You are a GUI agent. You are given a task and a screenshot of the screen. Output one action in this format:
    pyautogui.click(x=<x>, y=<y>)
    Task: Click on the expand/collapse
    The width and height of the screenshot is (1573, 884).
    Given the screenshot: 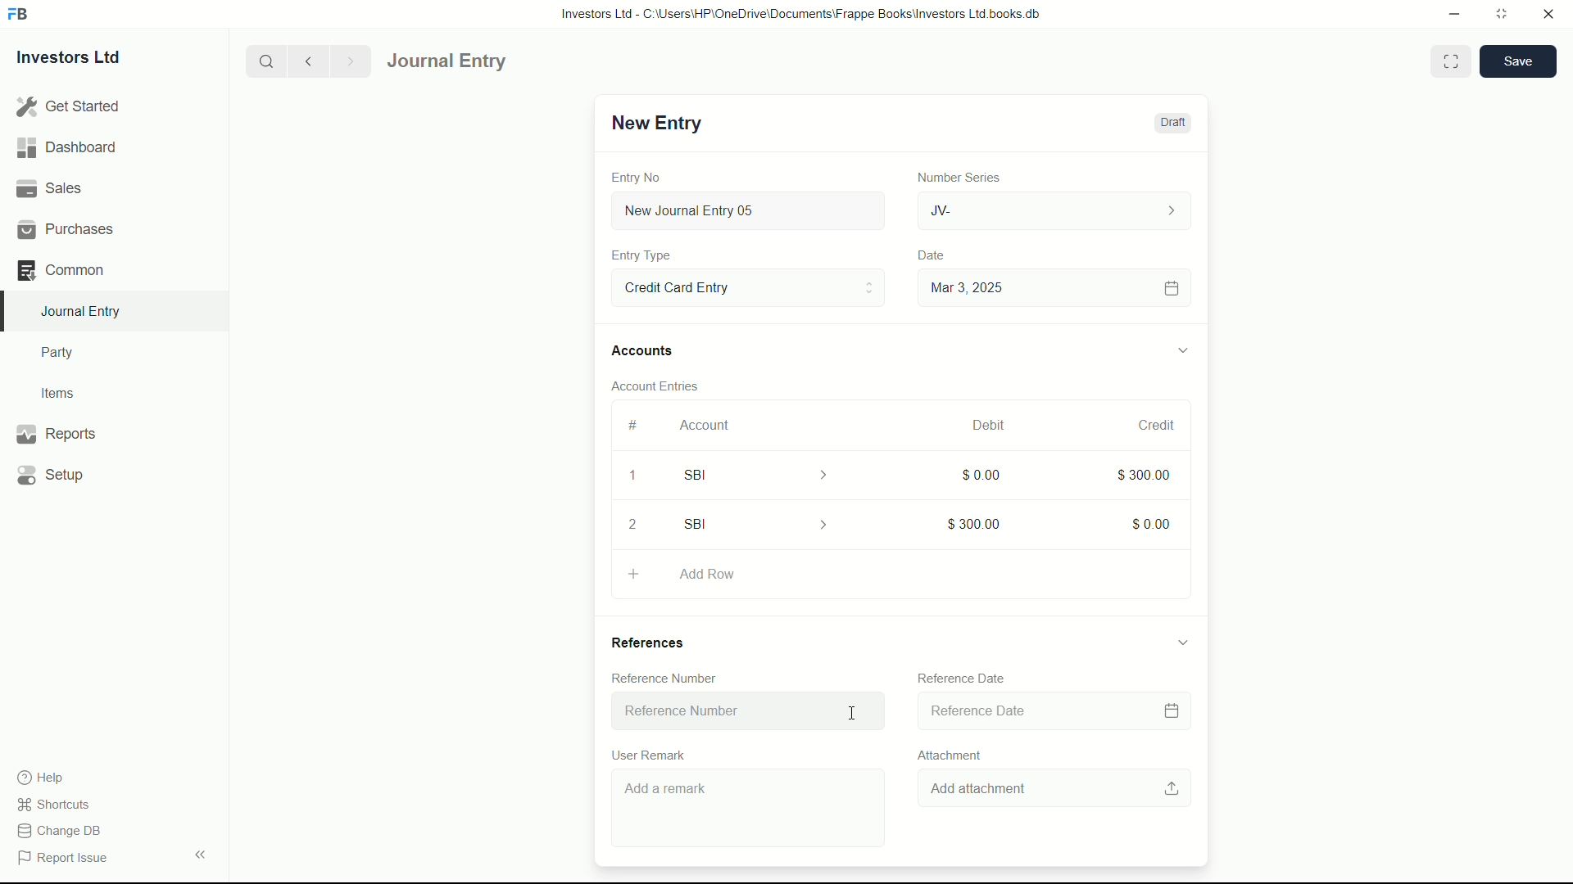 What is the action you would take?
    pyautogui.click(x=1181, y=641)
    